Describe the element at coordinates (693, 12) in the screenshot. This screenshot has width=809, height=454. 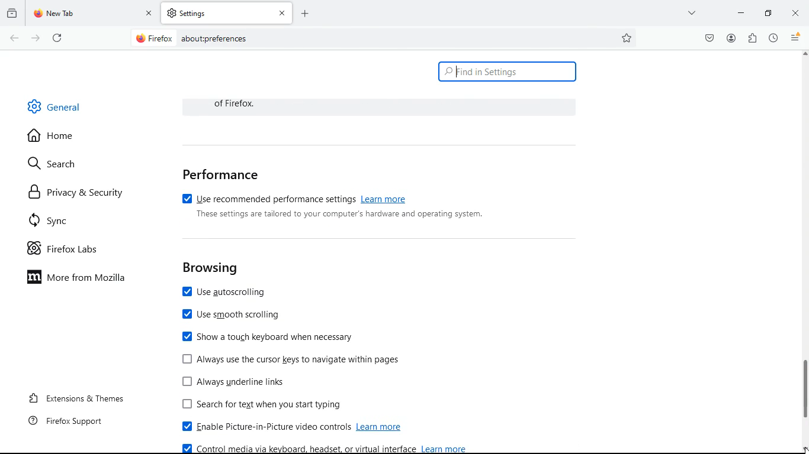
I see `more` at that location.